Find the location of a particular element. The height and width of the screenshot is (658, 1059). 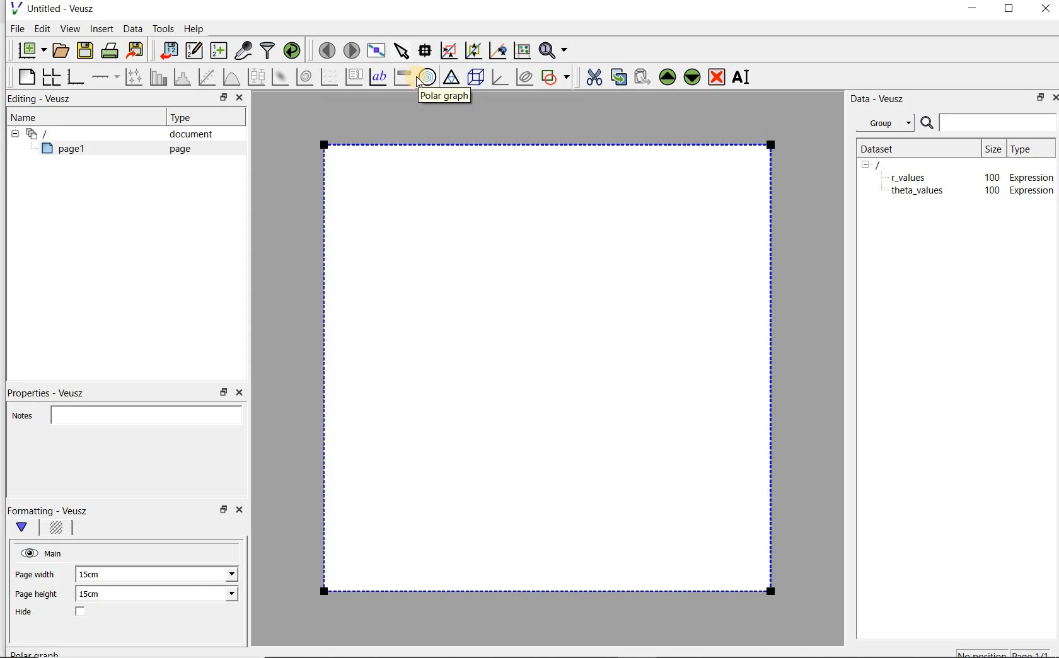

Main formatting is located at coordinates (27, 528).